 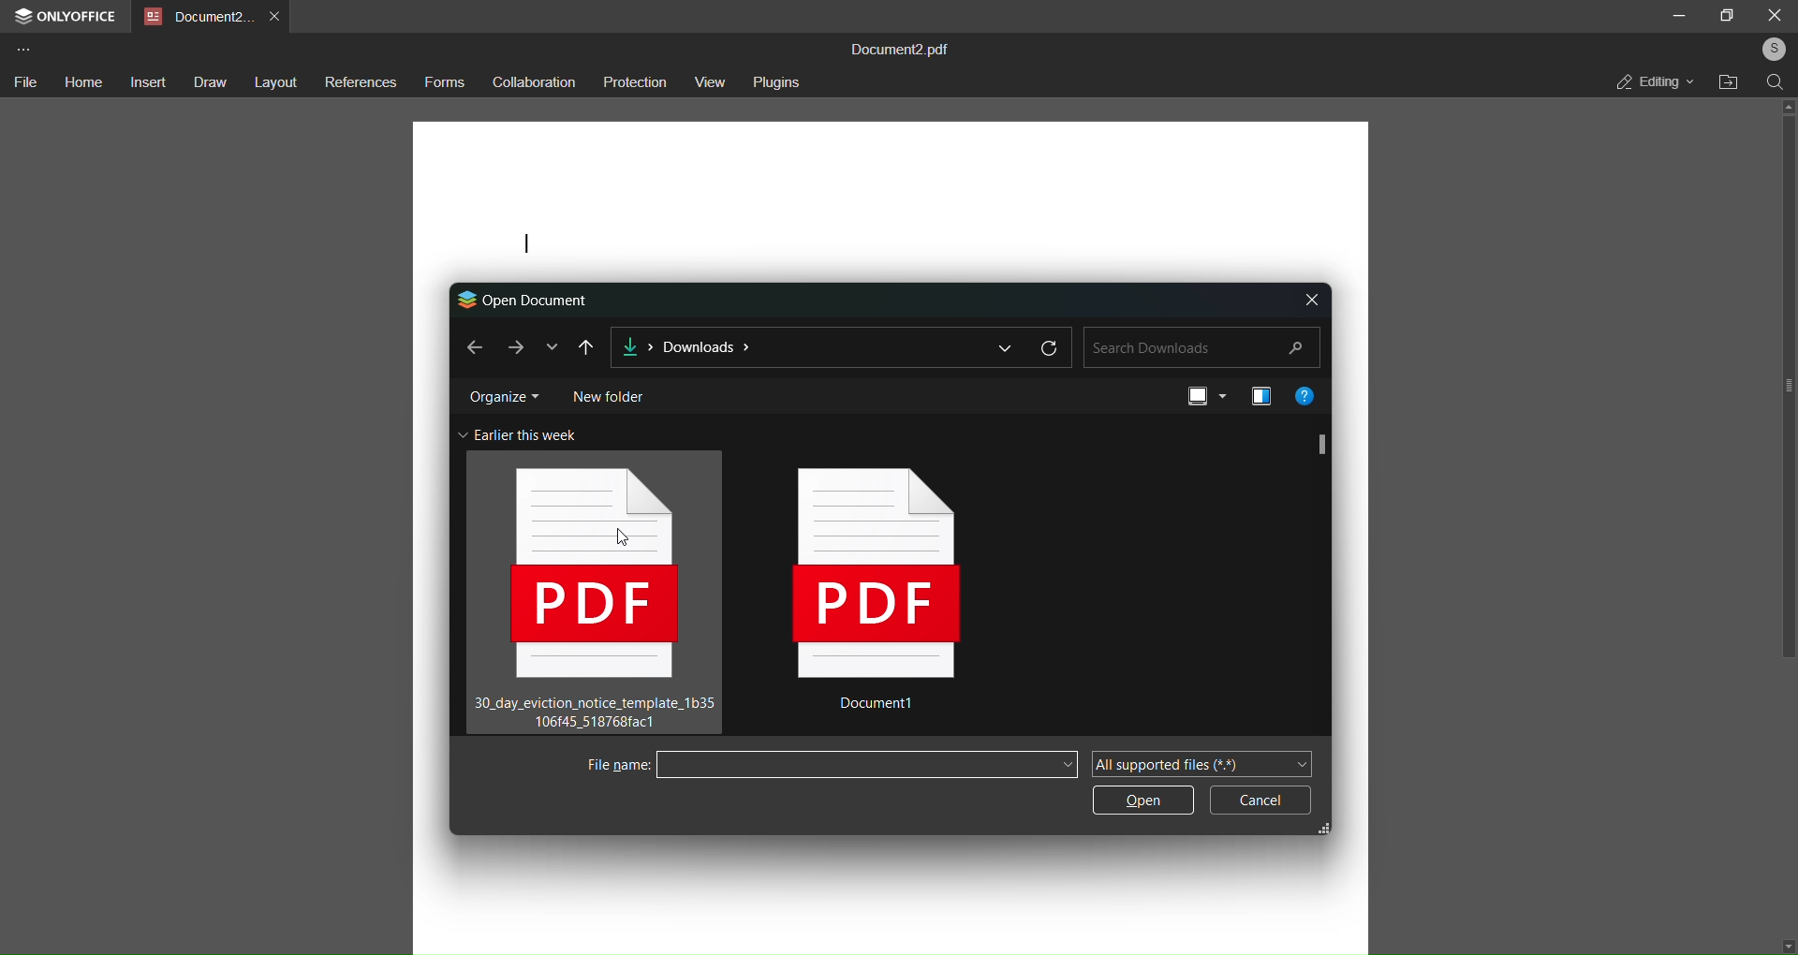 What do you see at coordinates (608, 393) in the screenshot?
I see `new folder` at bounding box center [608, 393].